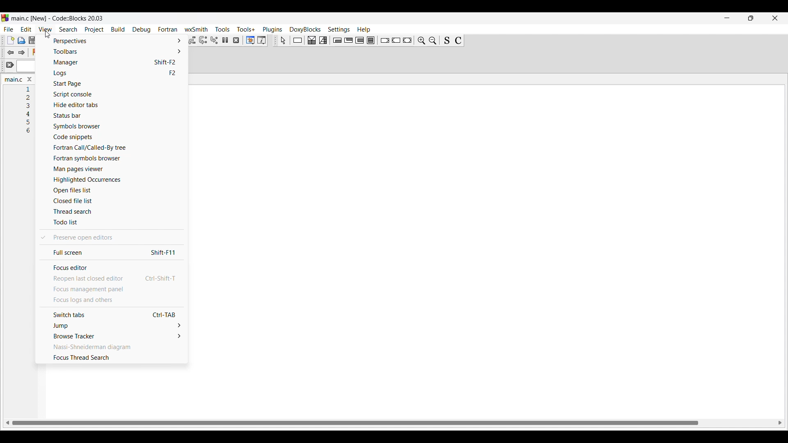 The image size is (788, 443). I want to click on View menu, so click(45, 29).